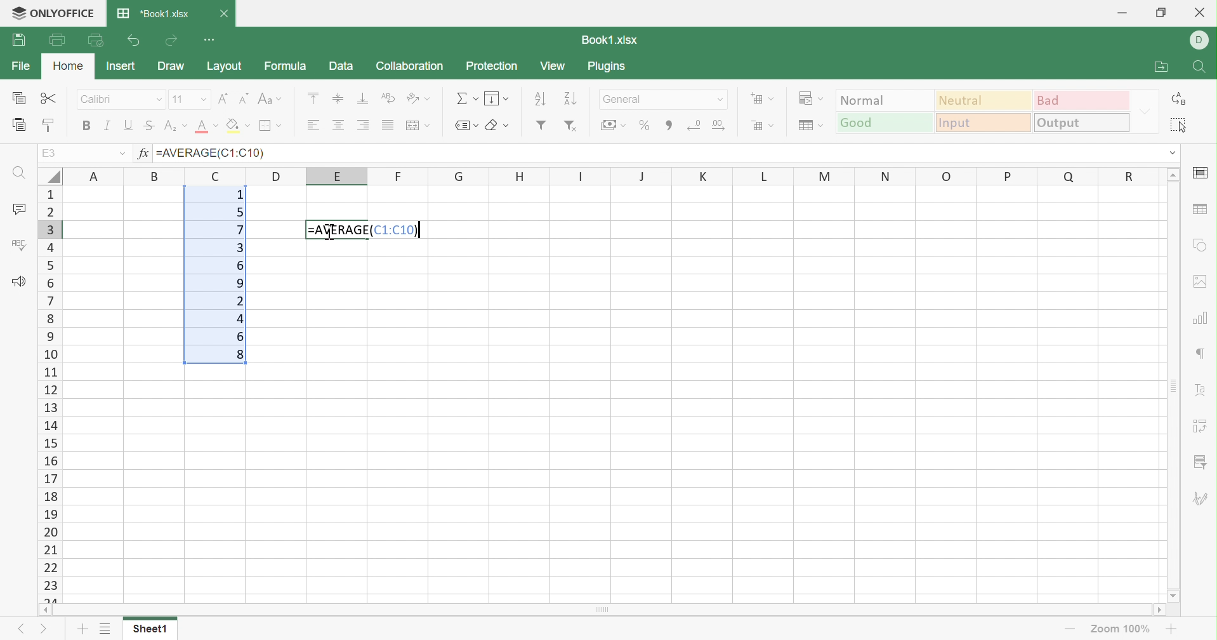 Image resolution: width=1217 pixels, height=640 pixels. Describe the element at coordinates (886, 123) in the screenshot. I see `Good` at that location.